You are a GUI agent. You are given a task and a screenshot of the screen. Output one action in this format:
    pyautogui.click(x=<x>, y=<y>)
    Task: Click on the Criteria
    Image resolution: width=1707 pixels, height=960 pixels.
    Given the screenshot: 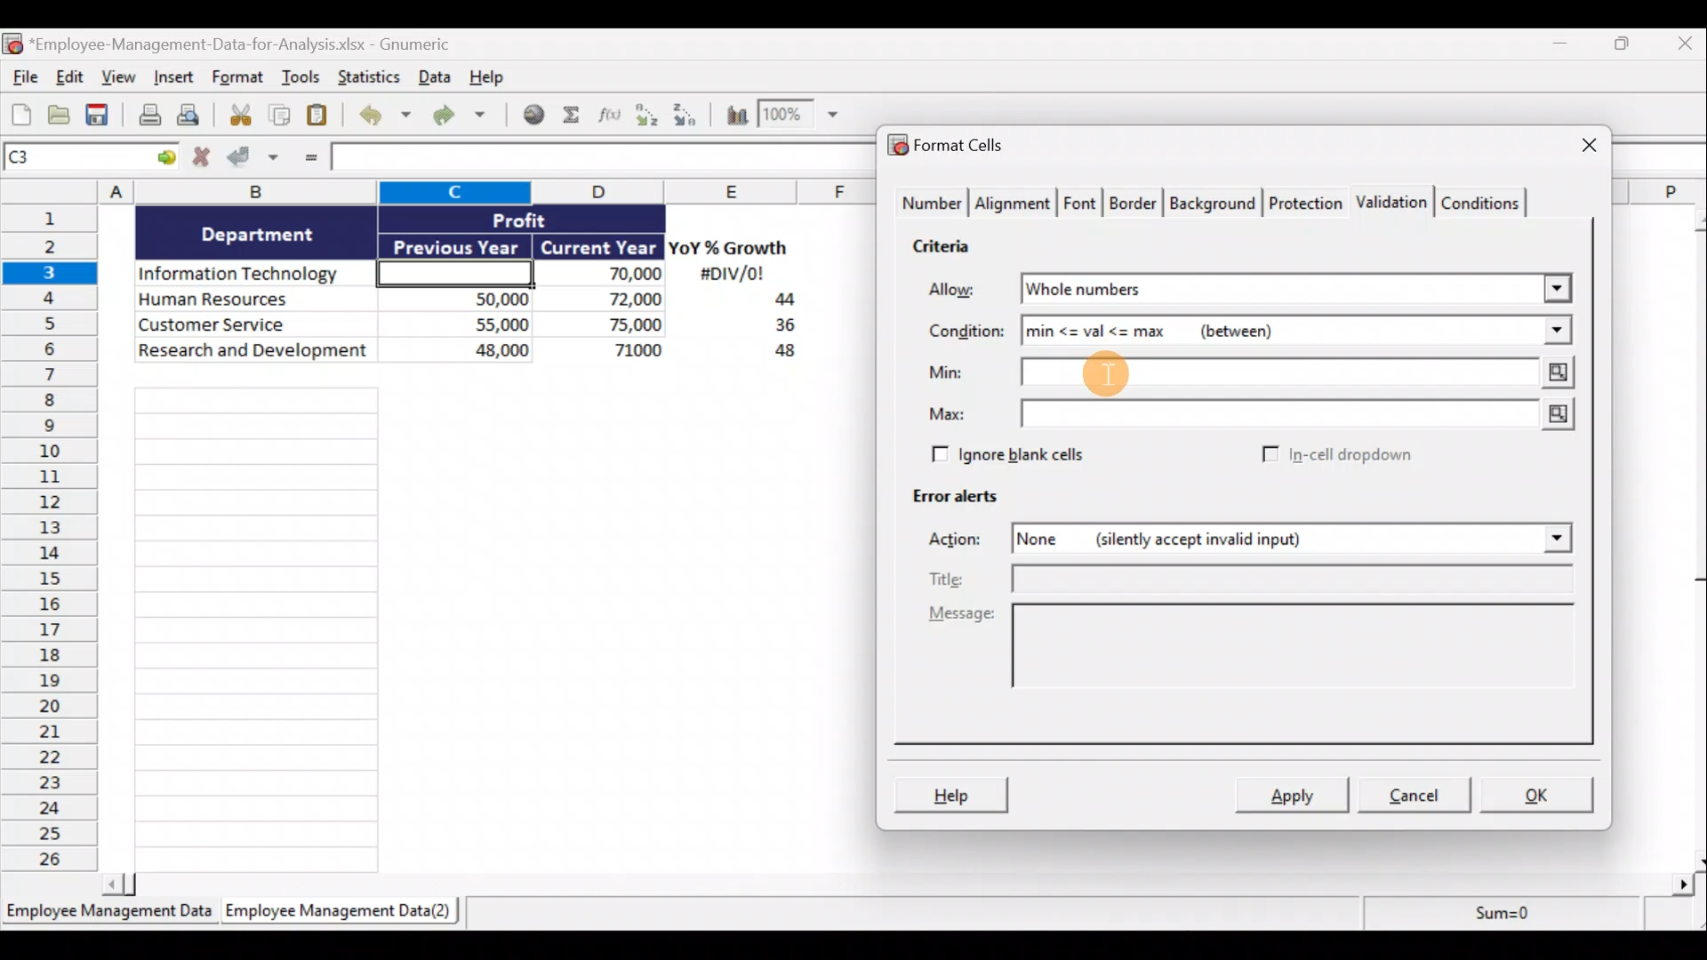 What is the action you would take?
    pyautogui.click(x=943, y=249)
    